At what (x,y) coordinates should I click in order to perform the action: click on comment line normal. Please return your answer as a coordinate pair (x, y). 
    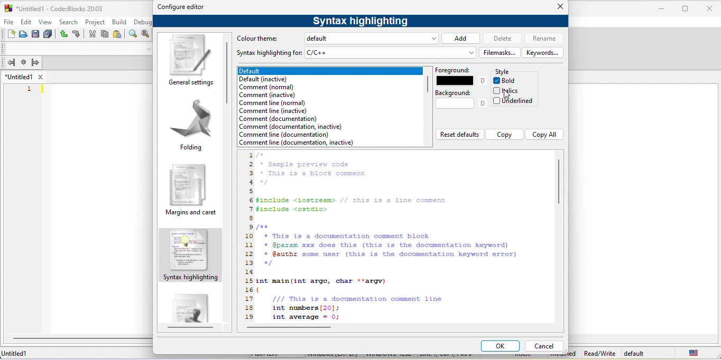
    Looking at the image, I should click on (273, 103).